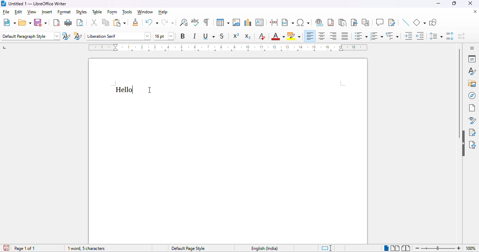 The height and width of the screenshot is (252, 479). I want to click on insert line, so click(406, 23).